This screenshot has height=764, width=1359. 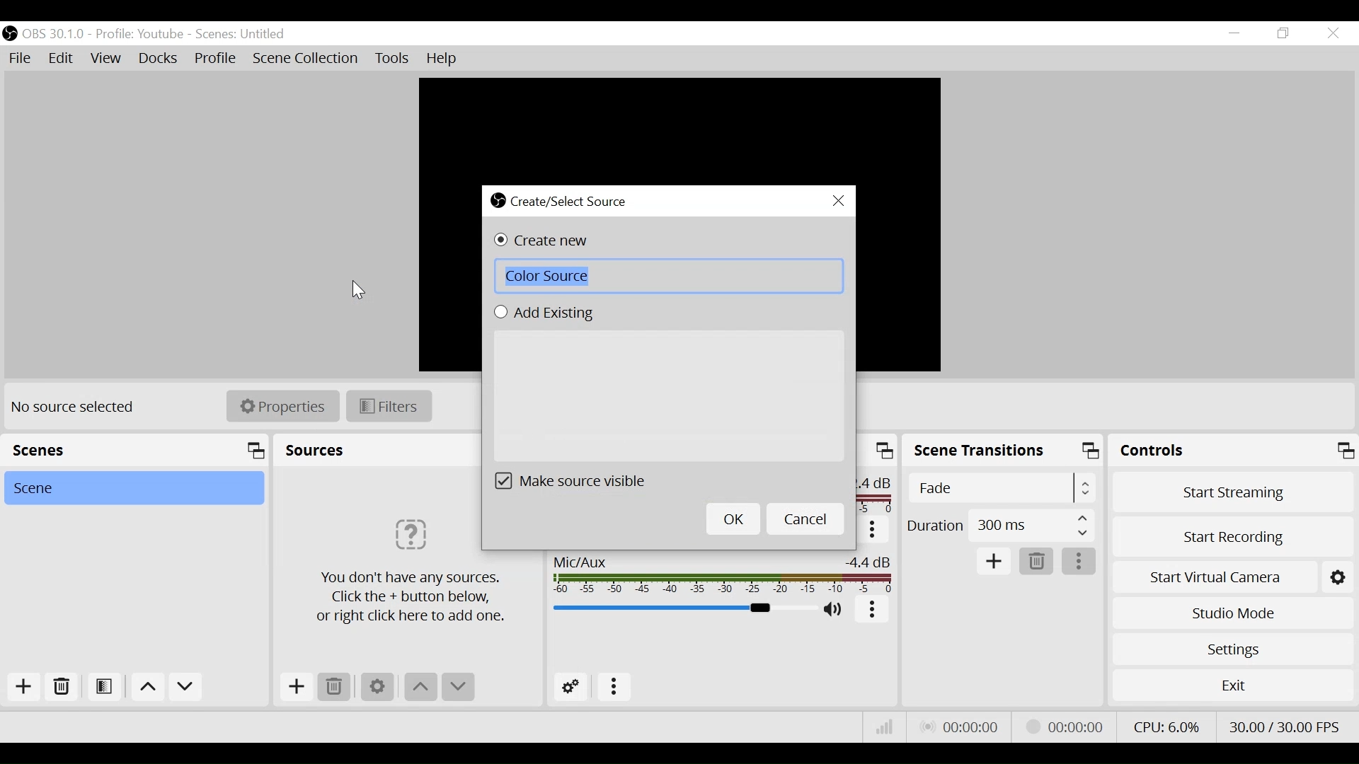 What do you see at coordinates (305, 58) in the screenshot?
I see `Scene Collection` at bounding box center [305, 58].